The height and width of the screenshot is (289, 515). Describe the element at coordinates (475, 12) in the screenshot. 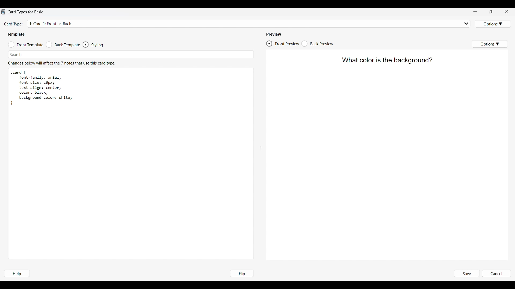

I see `Minimize` at that location.